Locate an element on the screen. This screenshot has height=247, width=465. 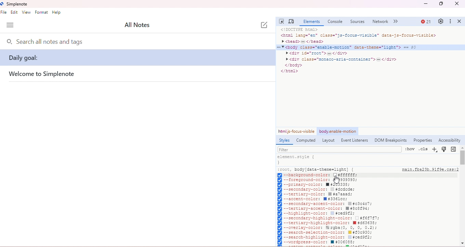
overlay-color is located at coordinates (328, 228).